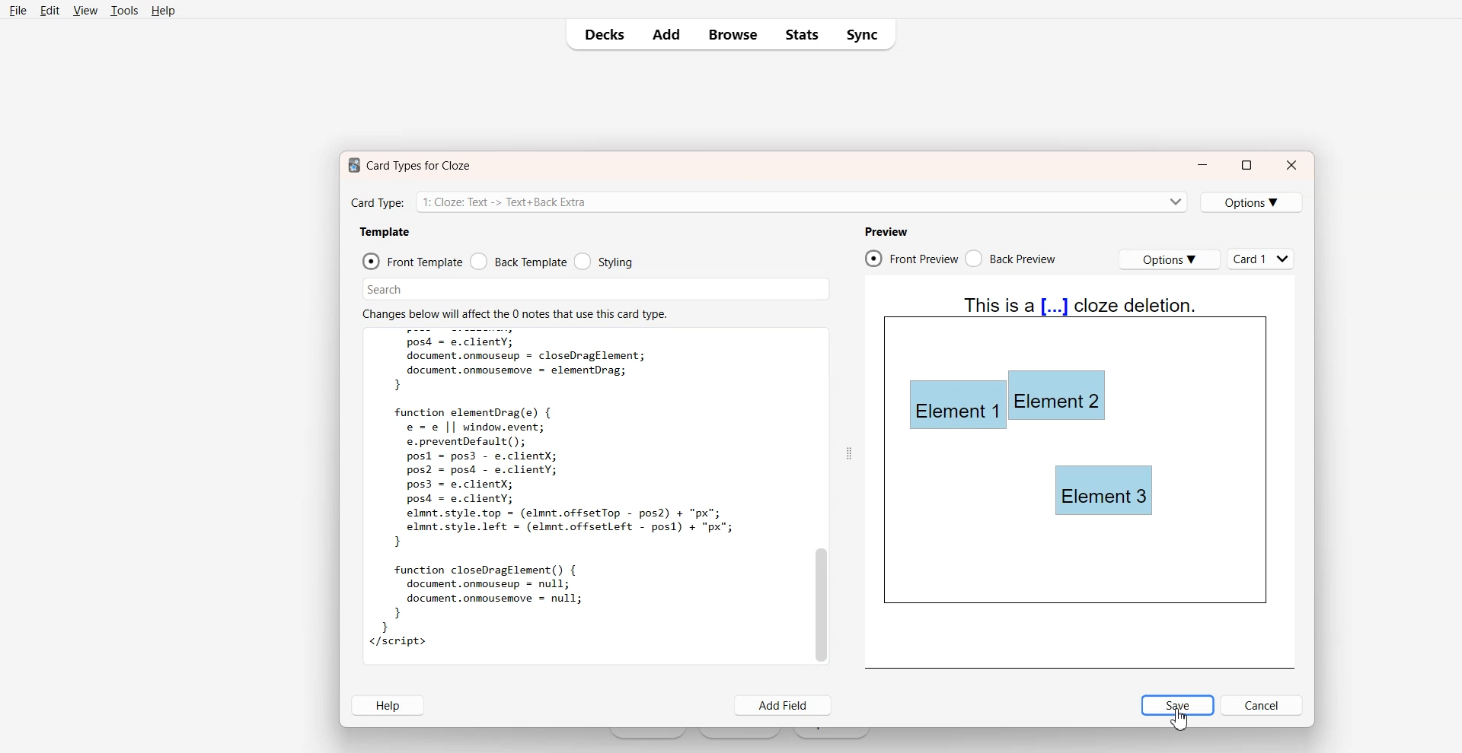 The height and width of the screenshot is (753, 1462). I want to click on Text 2, so click(514, 313).